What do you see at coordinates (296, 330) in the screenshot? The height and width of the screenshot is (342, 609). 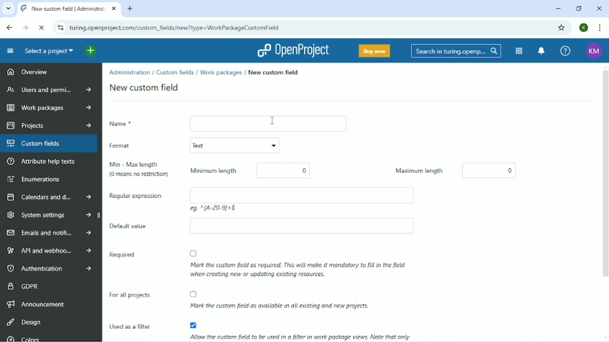 I see `Allow the custom fiels to be used in a filter in work package views. Note that only` at bounding box center [296, 330].